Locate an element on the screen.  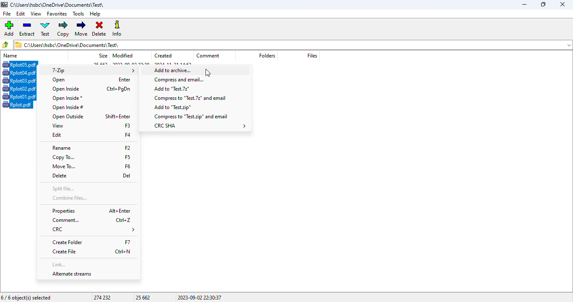
cursor is located at coordinates (208, 73).